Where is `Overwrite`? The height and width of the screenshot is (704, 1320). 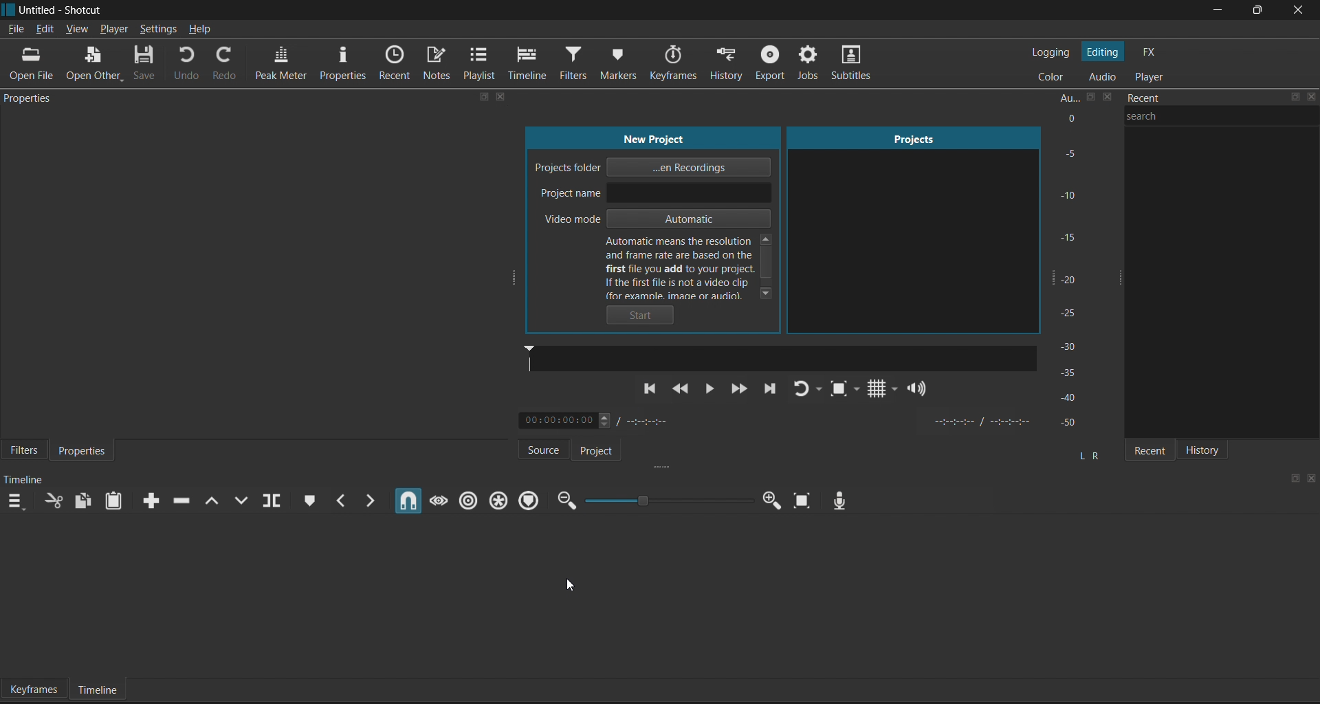
Overwrite is located at coordinates (247, 500).